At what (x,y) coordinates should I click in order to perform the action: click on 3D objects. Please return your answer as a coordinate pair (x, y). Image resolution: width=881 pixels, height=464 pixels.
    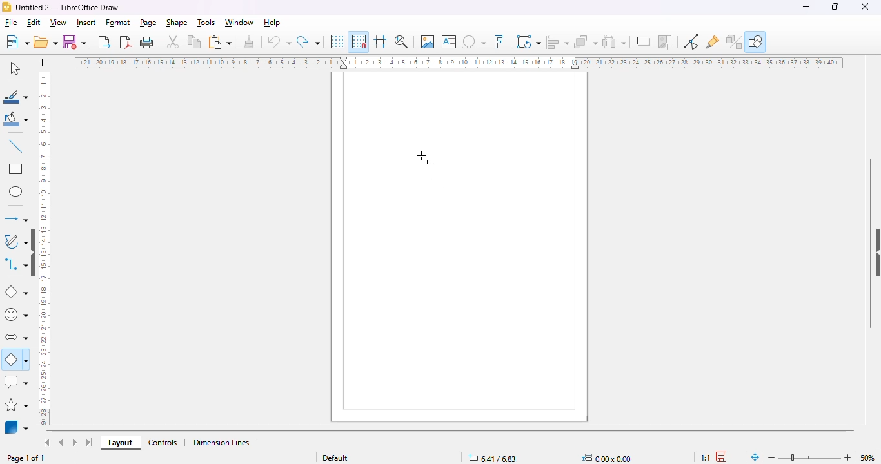
    Looking at the image, I should click on (17, 427).